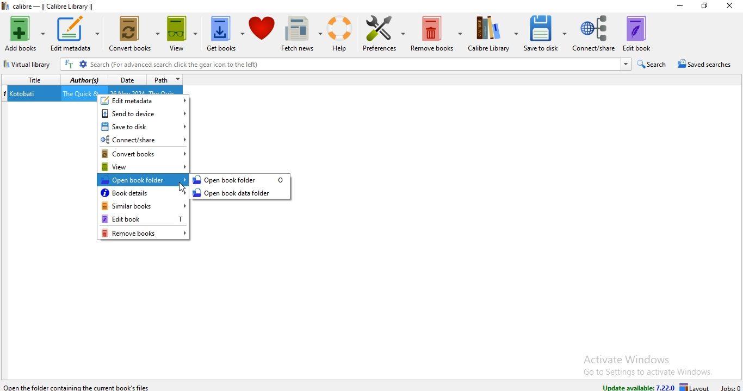 Image resolution: width=743 pixels, height=391 pixels. Describe the element at coordinates (184, 189) in the screenshot. I see `Cursor` at that location.